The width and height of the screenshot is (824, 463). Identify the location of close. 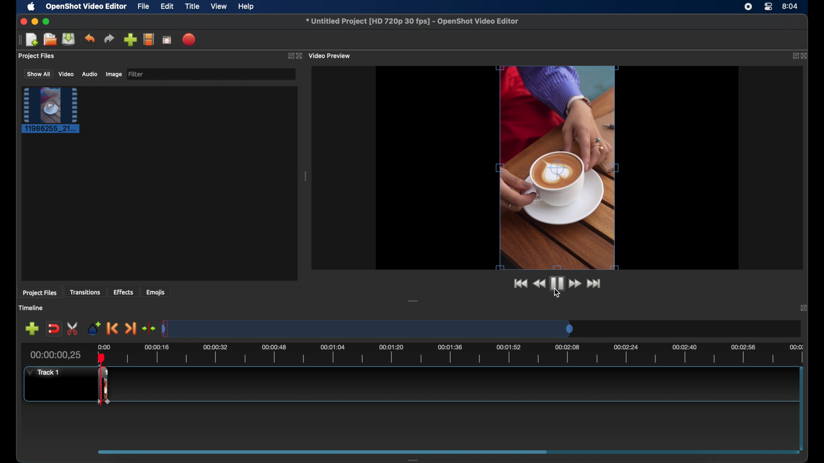
(803, 308).